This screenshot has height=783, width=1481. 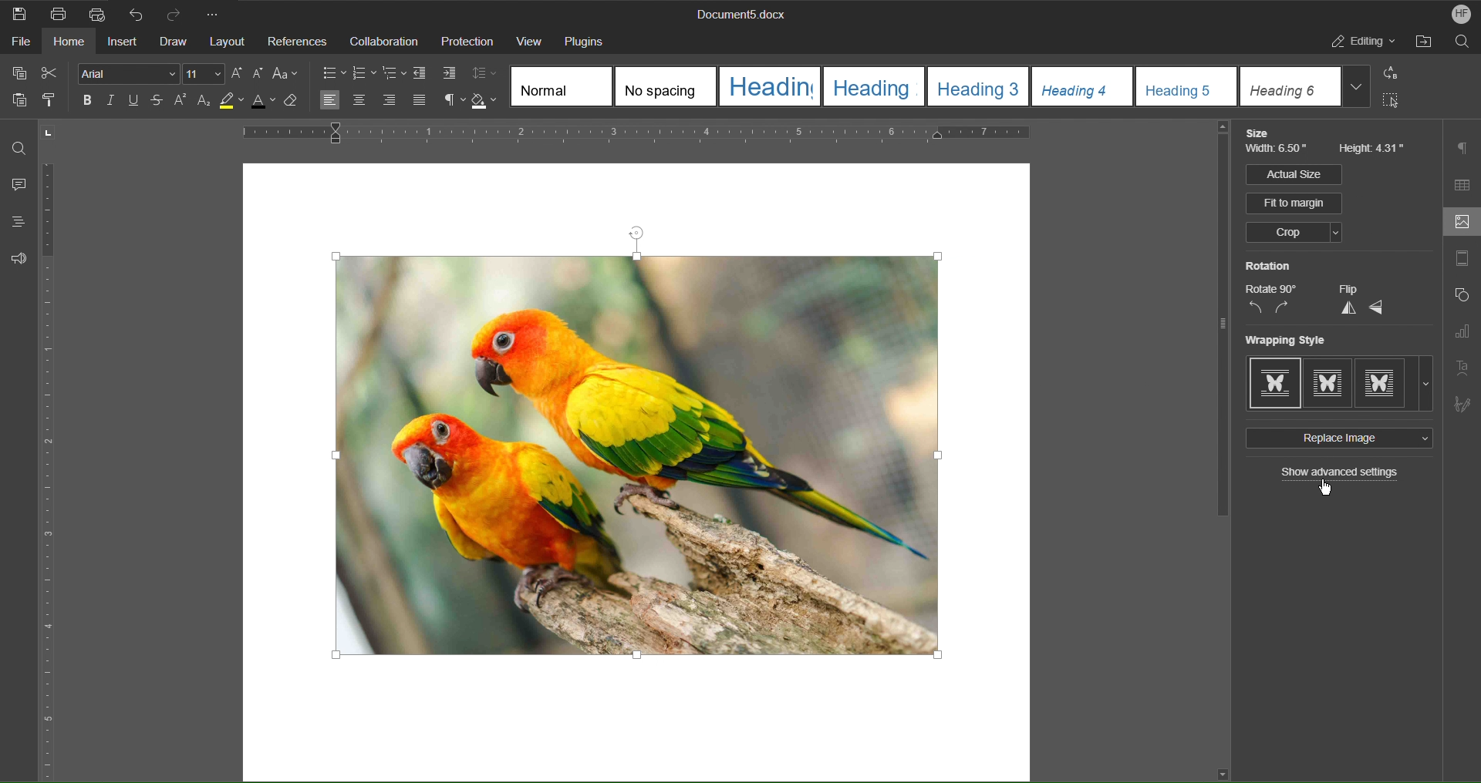 I want to click on Search, so click(x=1462, y=44).